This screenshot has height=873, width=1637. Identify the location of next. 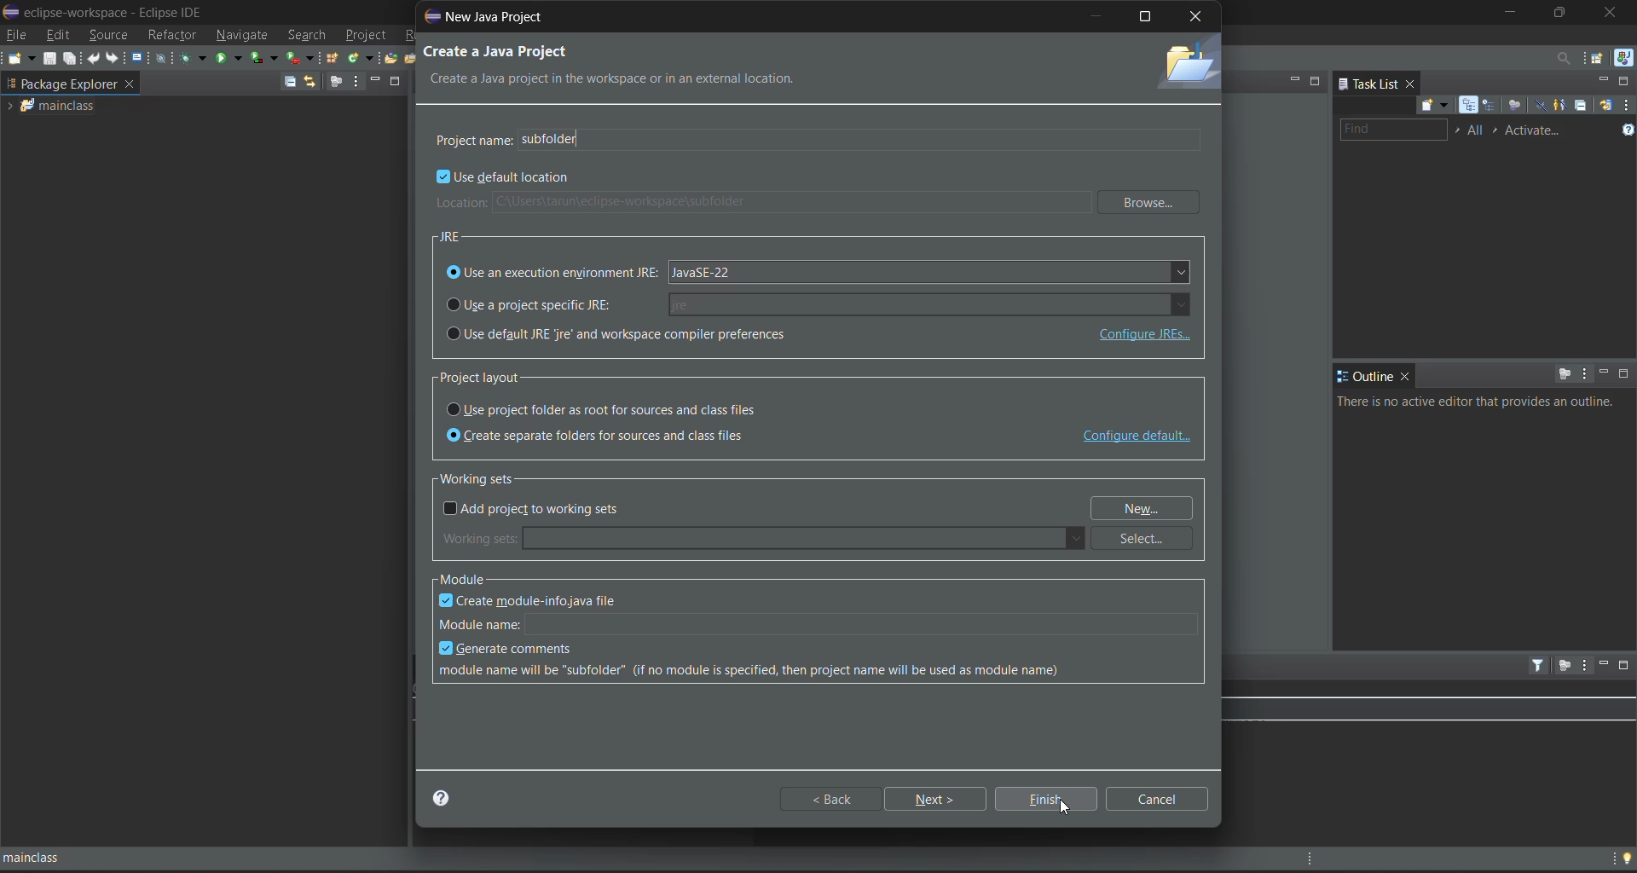
(939, 799).